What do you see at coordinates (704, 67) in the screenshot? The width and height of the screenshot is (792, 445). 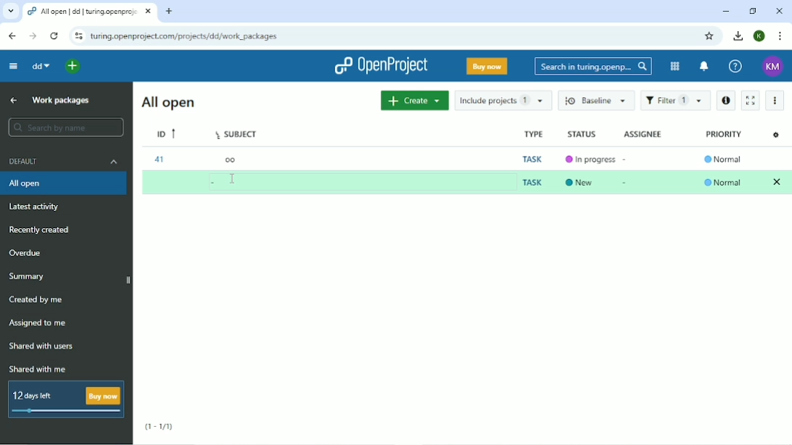 I see `To notification center` at bounding box center [704, 67].